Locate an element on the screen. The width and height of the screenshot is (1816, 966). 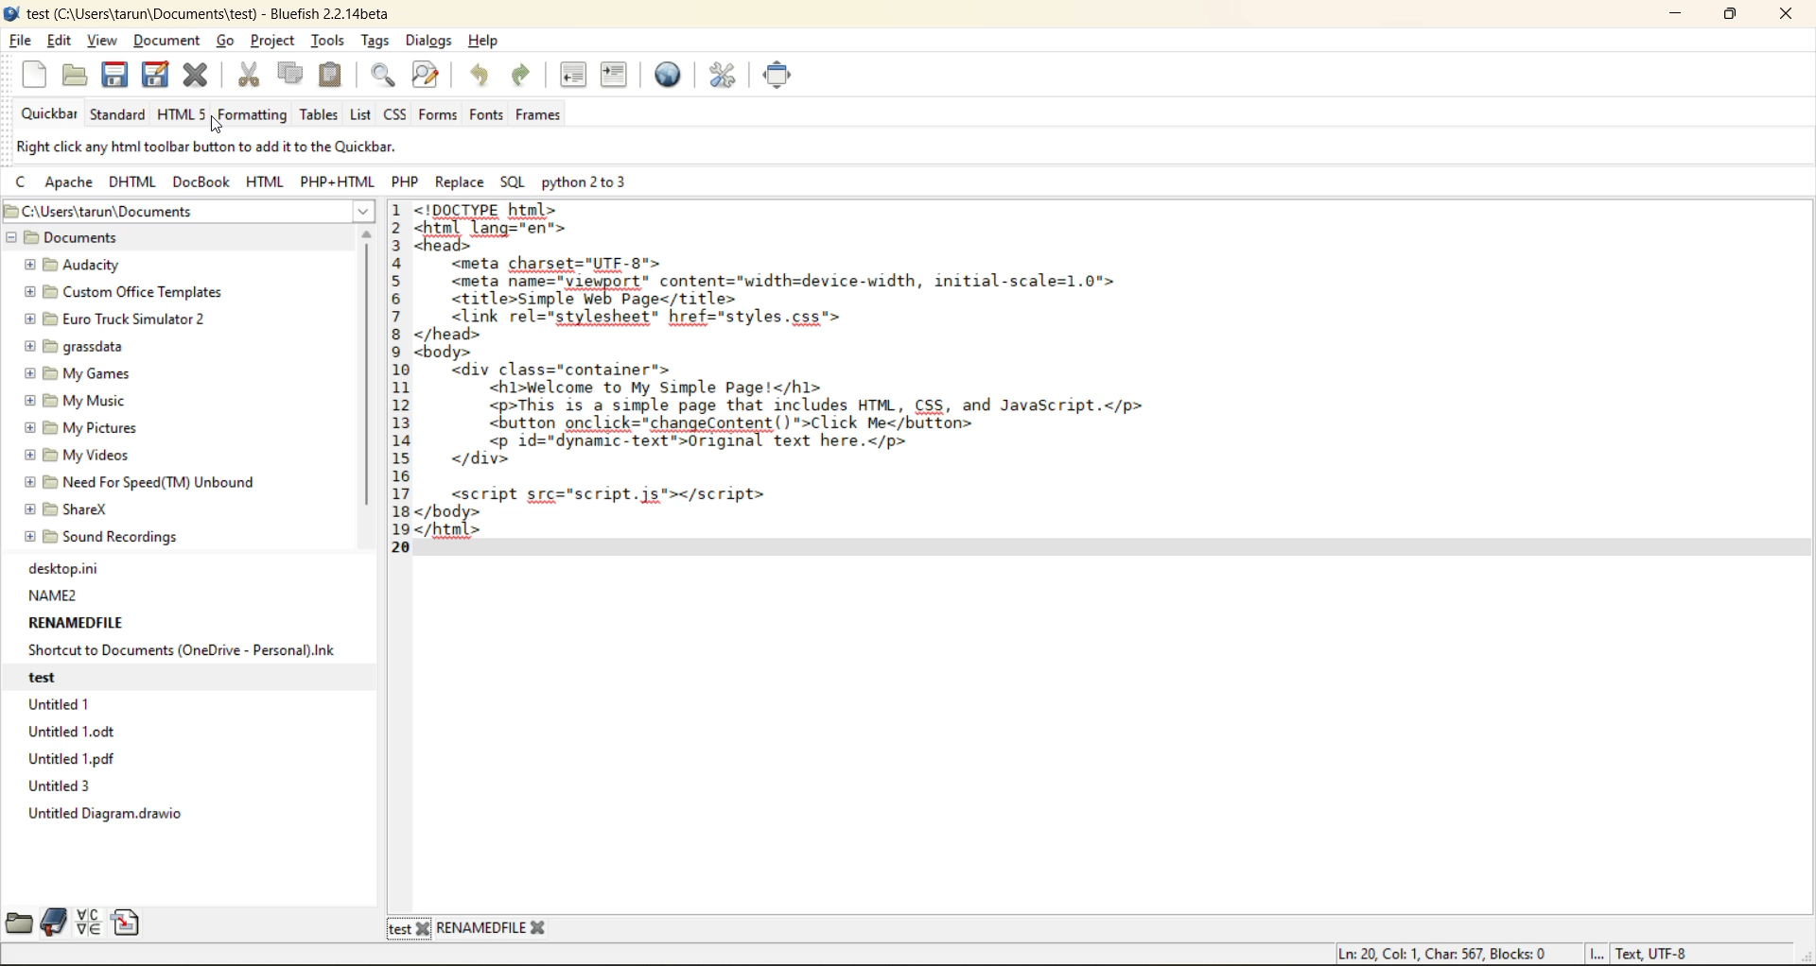
file location is located at coordinates (160, 211).